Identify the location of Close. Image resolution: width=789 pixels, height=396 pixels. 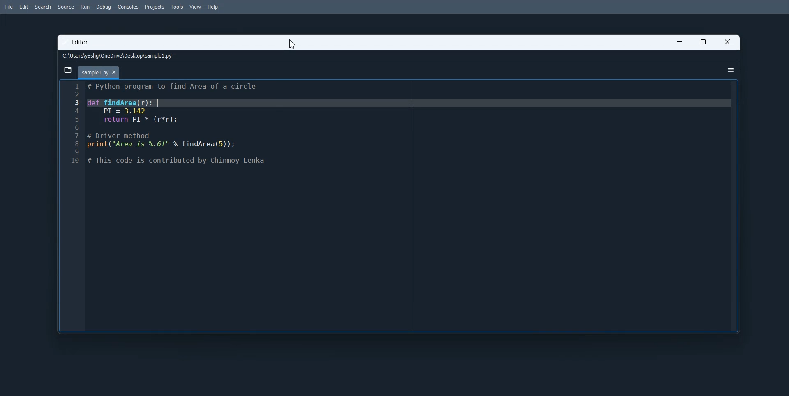
(727, 42).